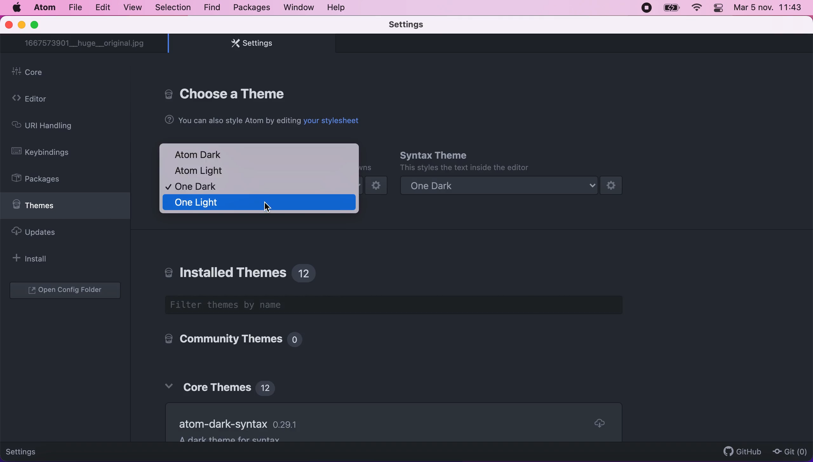  What do you see at coordinates (718, 9) in the screenshot?
I see `panel control` at bounding box center [718, 9].